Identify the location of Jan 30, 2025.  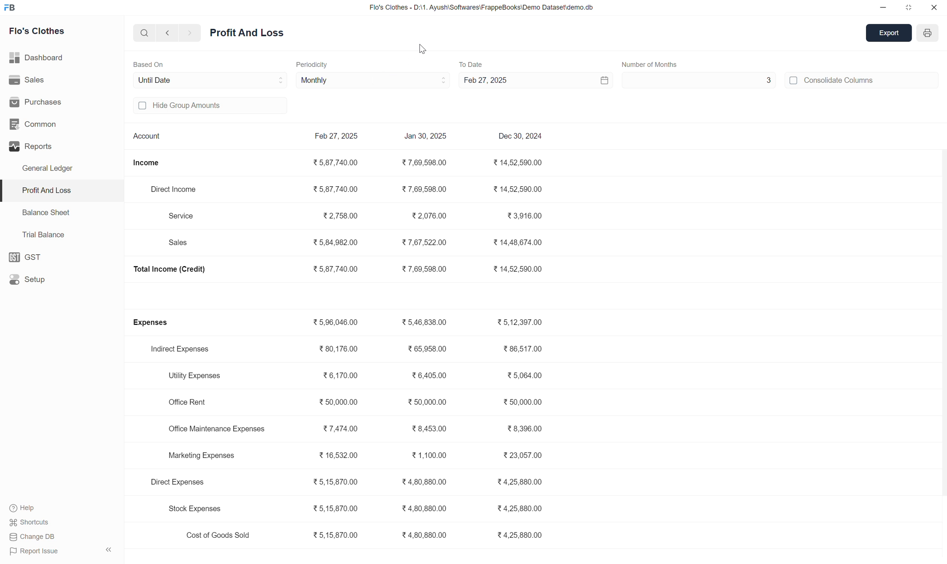
(426, 136).